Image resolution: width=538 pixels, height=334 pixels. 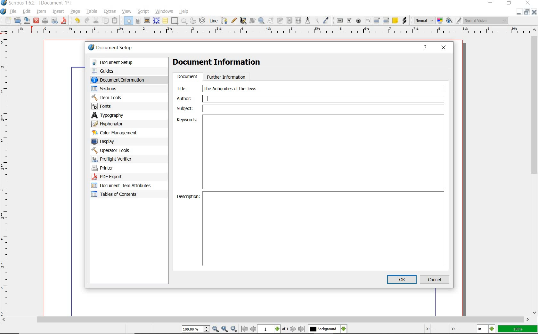 What do you see at coordinates (187, 77) in the screenshot?
I see `document` at bounding box center [187, 77].